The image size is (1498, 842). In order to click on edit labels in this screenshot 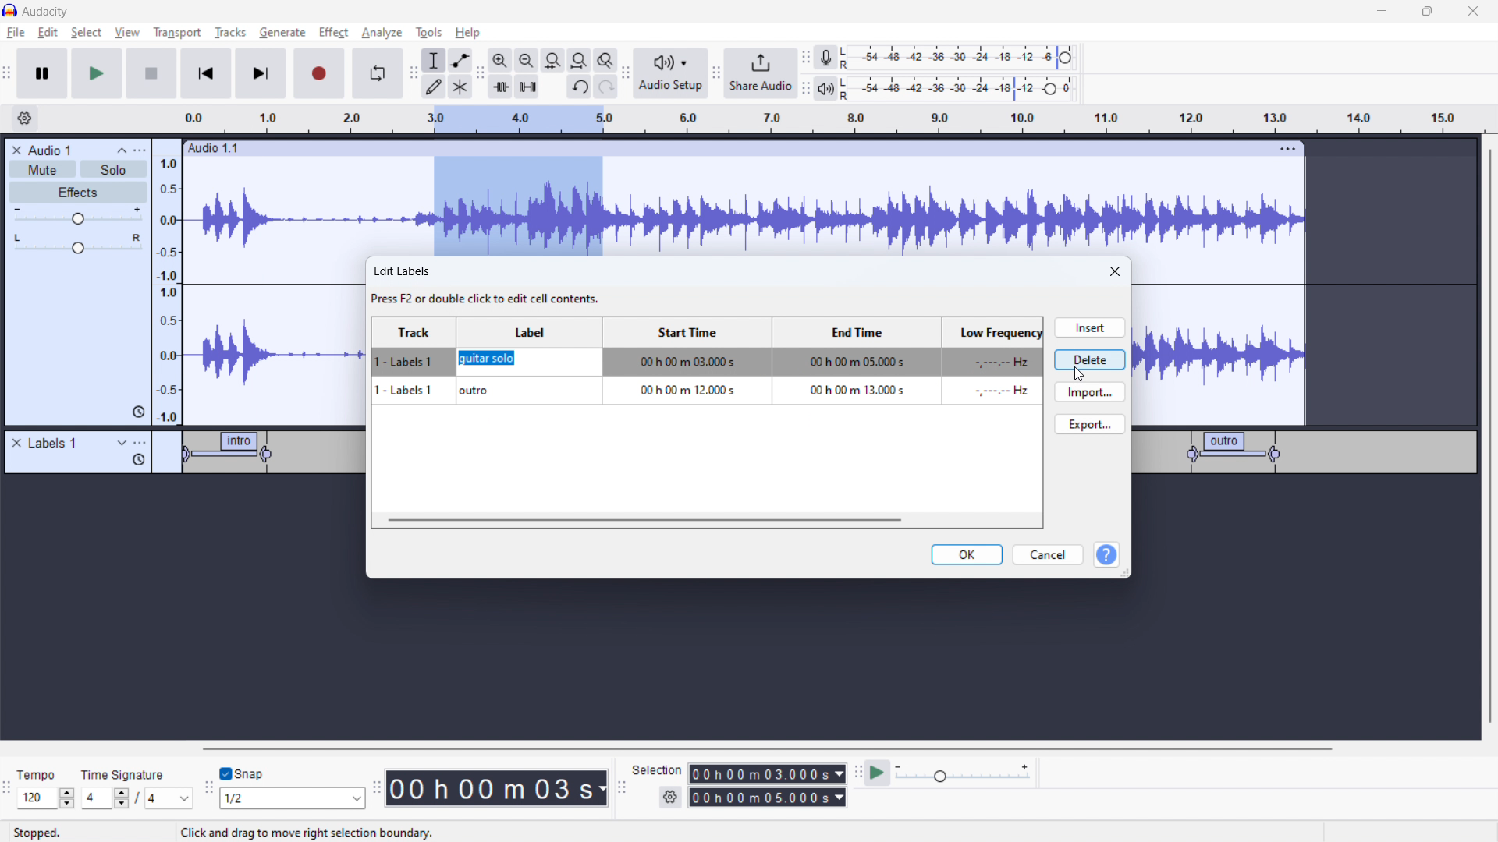, I will do `click(489, 286)`.